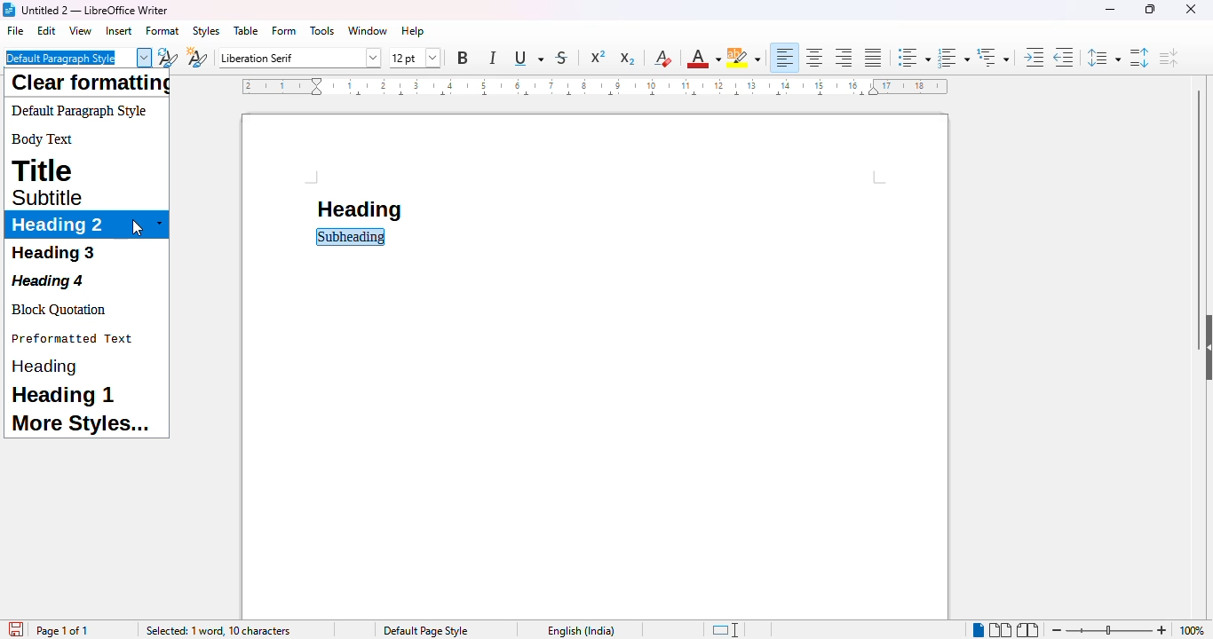 This screenshot has width=1213, height=639. Describe the element at coordinates (84, 423) in the screenshot. I see `more styles` at that location.